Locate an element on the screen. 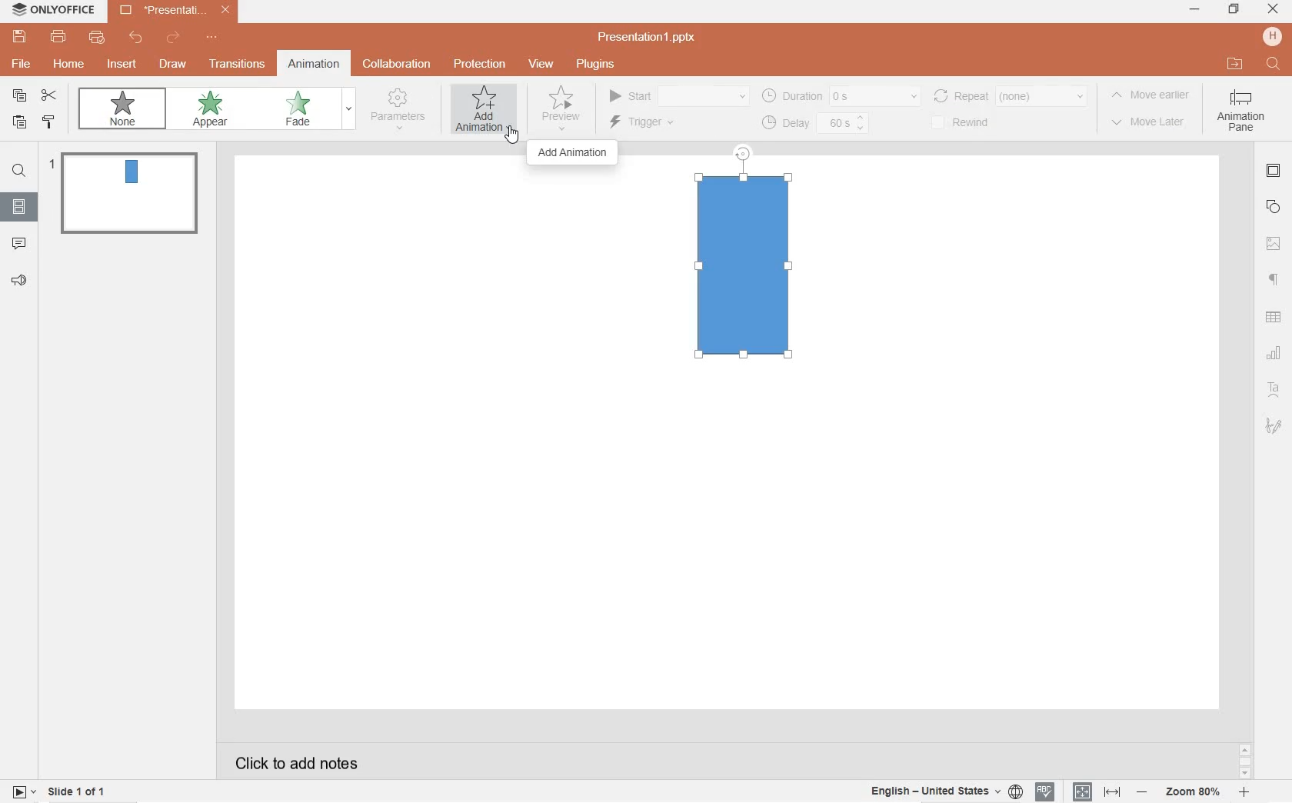  ONLYOFFICE is located at coordinates (55, 12).